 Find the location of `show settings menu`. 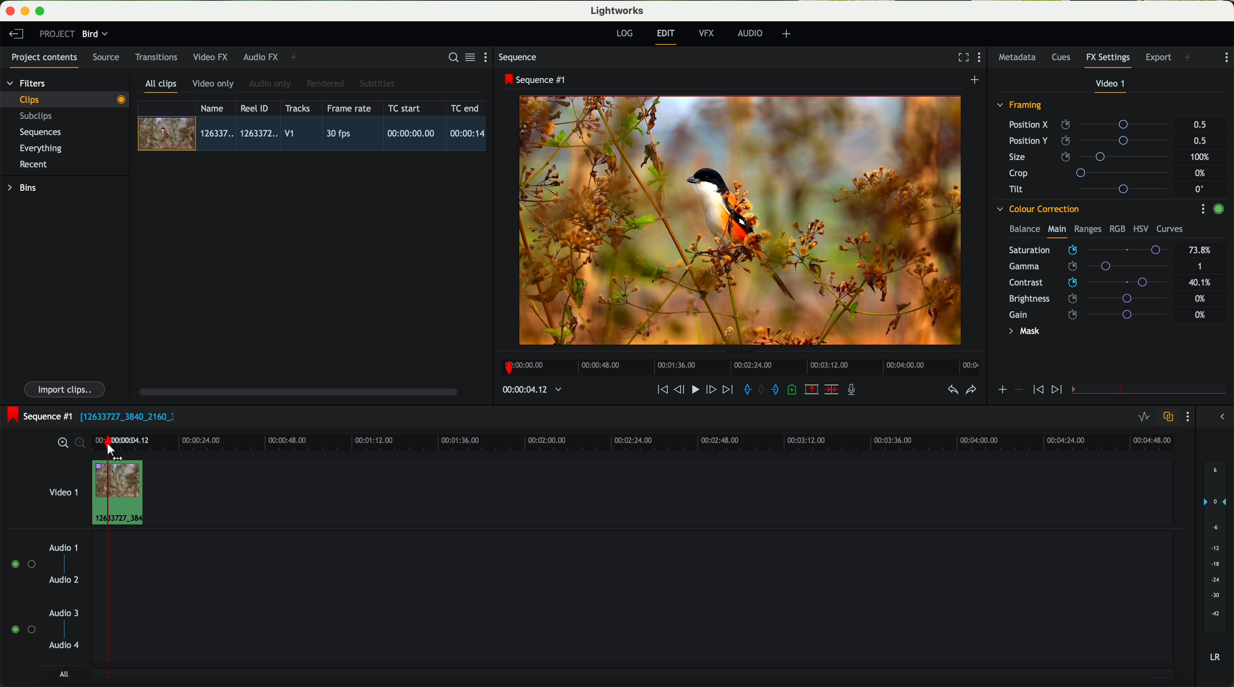

show settings menu is located at coordinates (1187, 417).